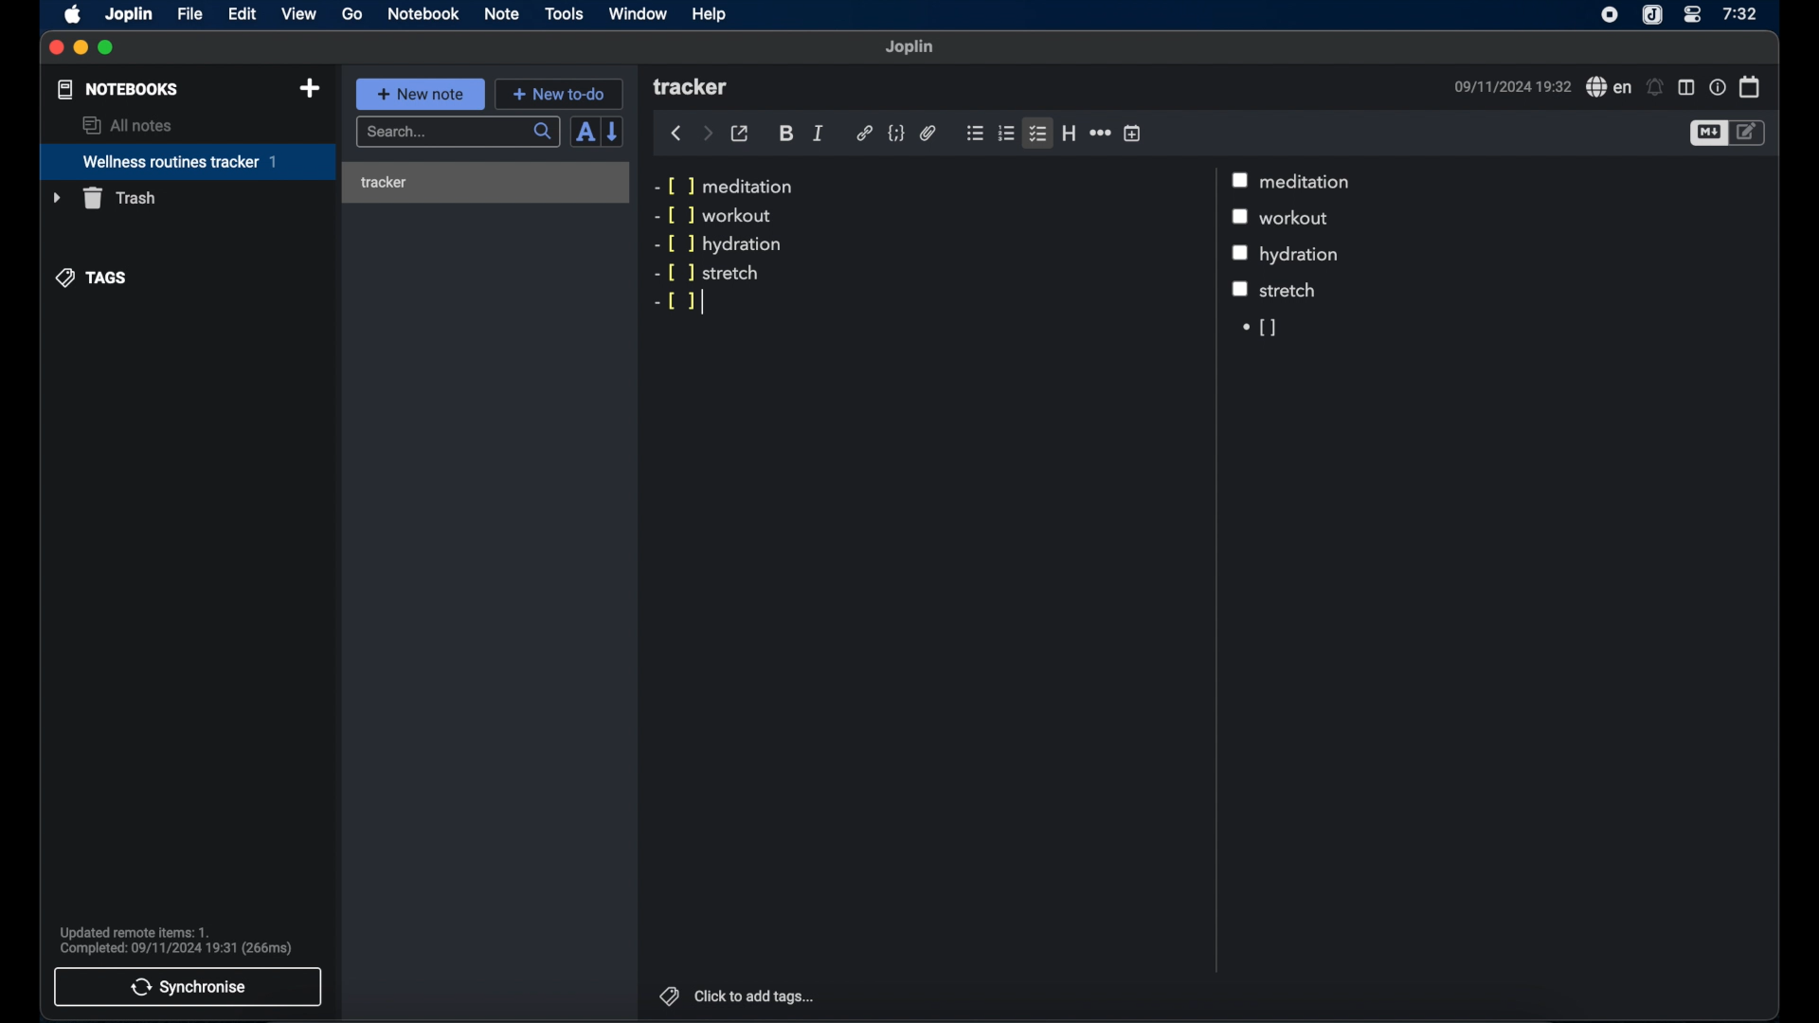 This screenshot has width=1819, height=1023. I want to click on heading, so click(1069, 133).